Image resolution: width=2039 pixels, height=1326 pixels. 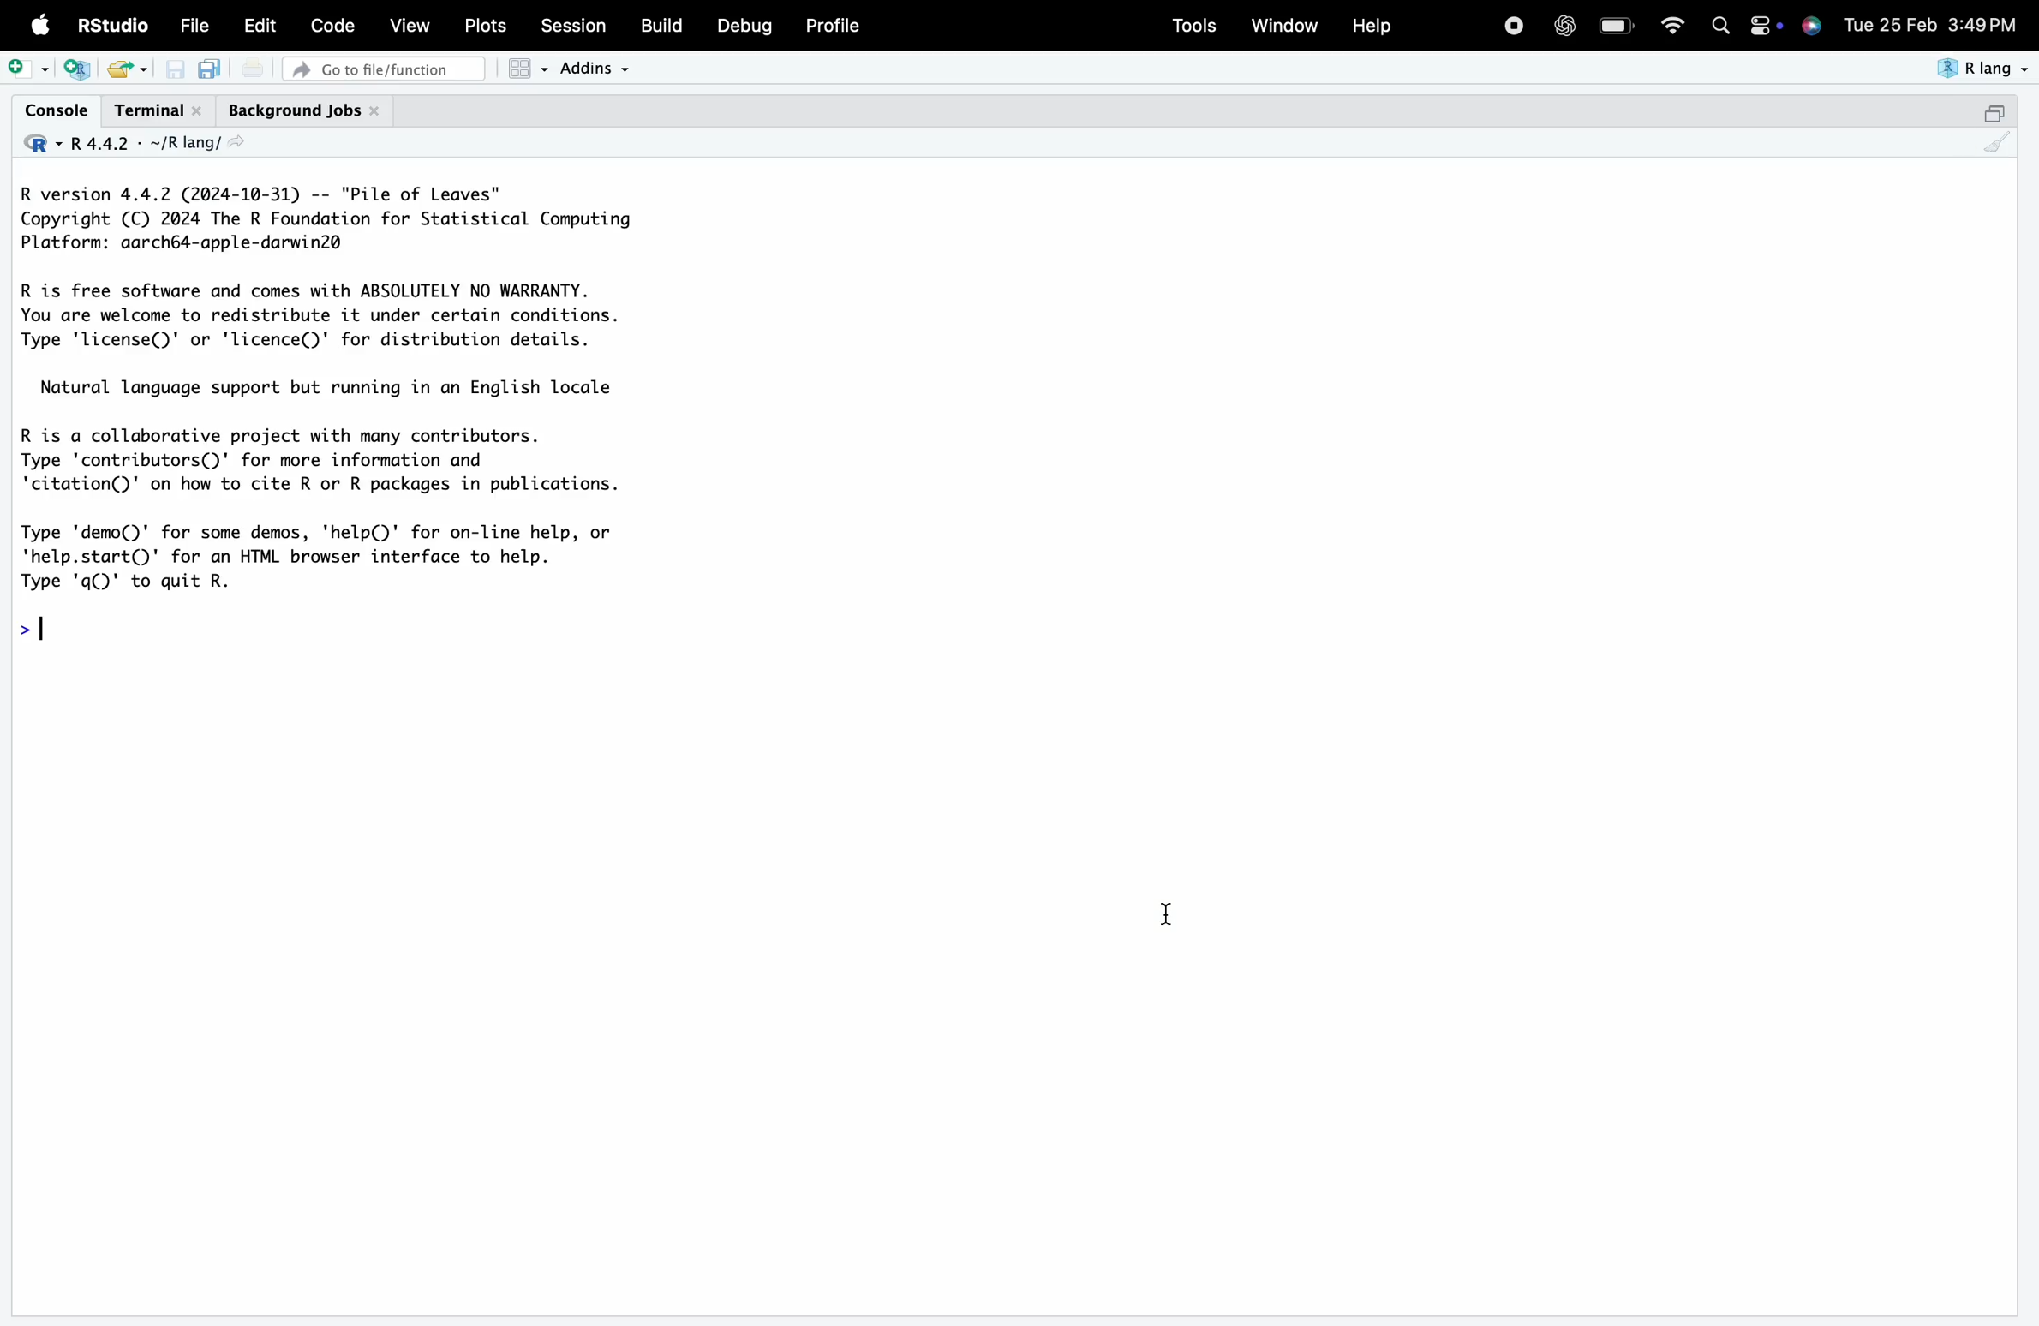 I want to click on maximize, so click(x=1993, y=112).